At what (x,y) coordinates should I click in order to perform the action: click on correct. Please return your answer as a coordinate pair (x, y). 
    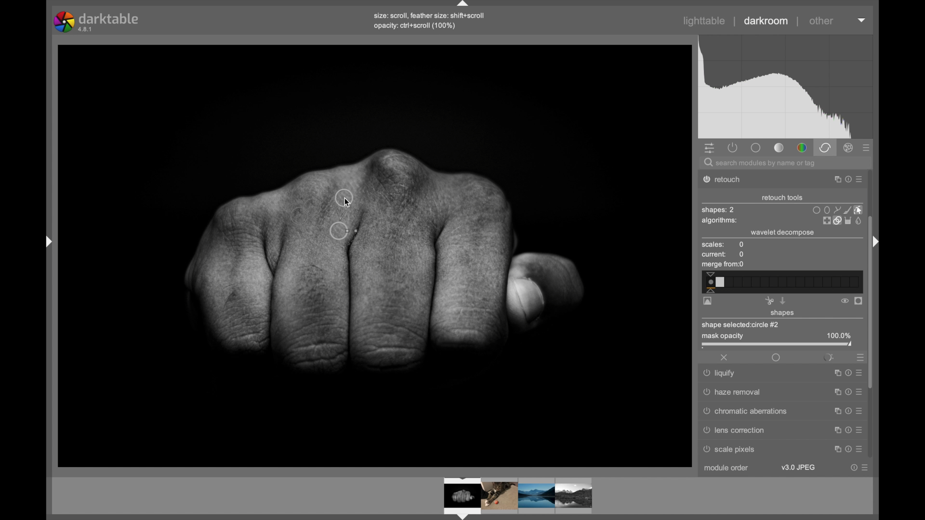
    Looking at the image, I should click on (825, 147).